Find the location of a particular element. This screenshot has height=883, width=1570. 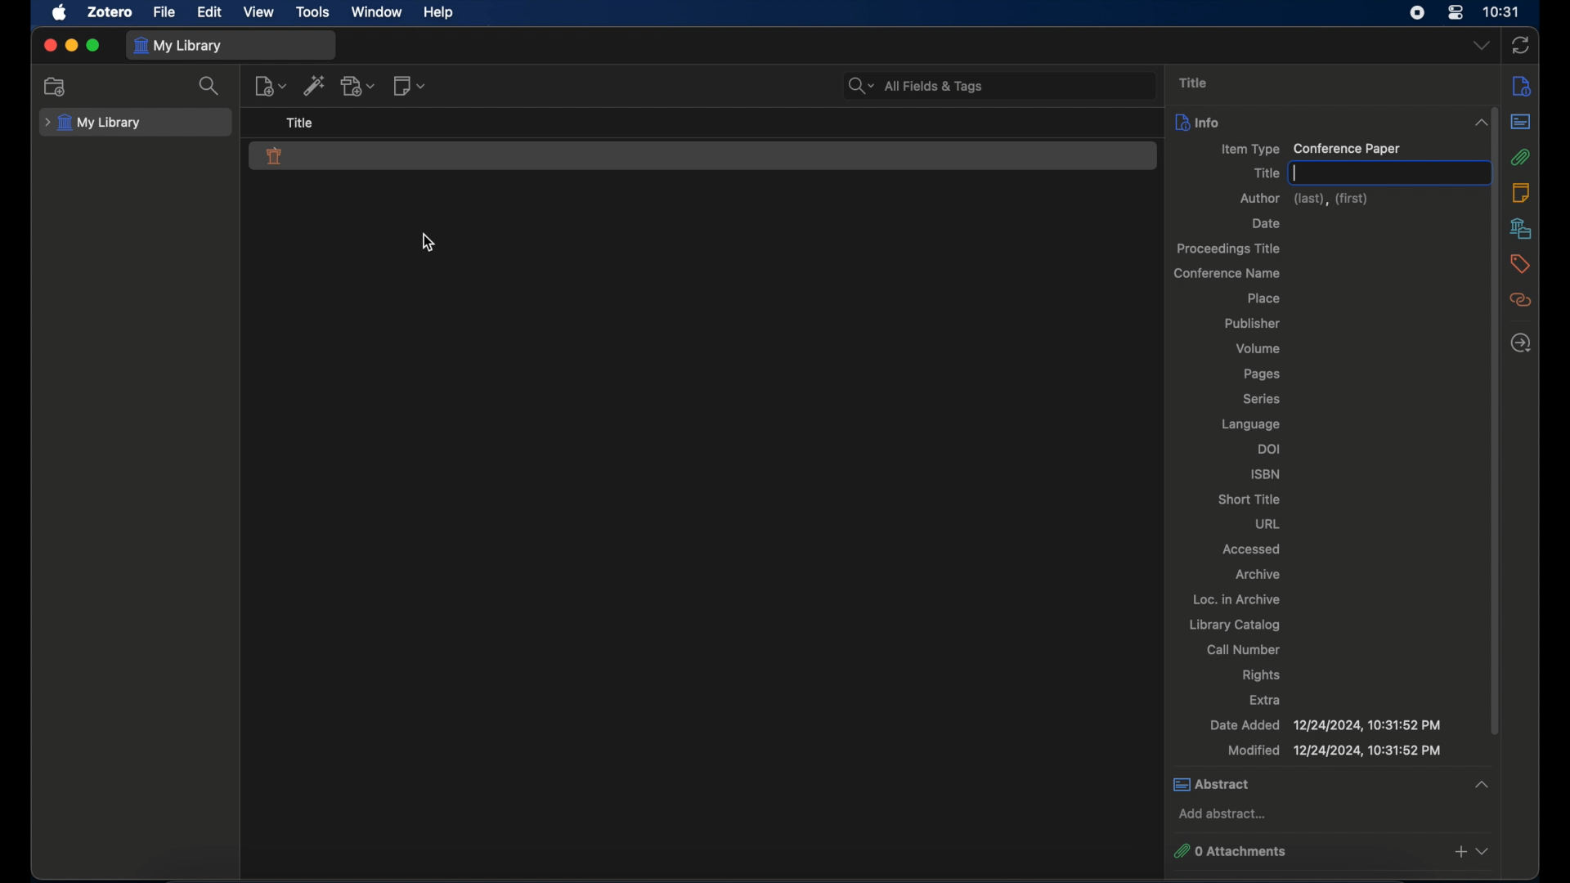

screen recorder is located at coordinates (1417, 13).